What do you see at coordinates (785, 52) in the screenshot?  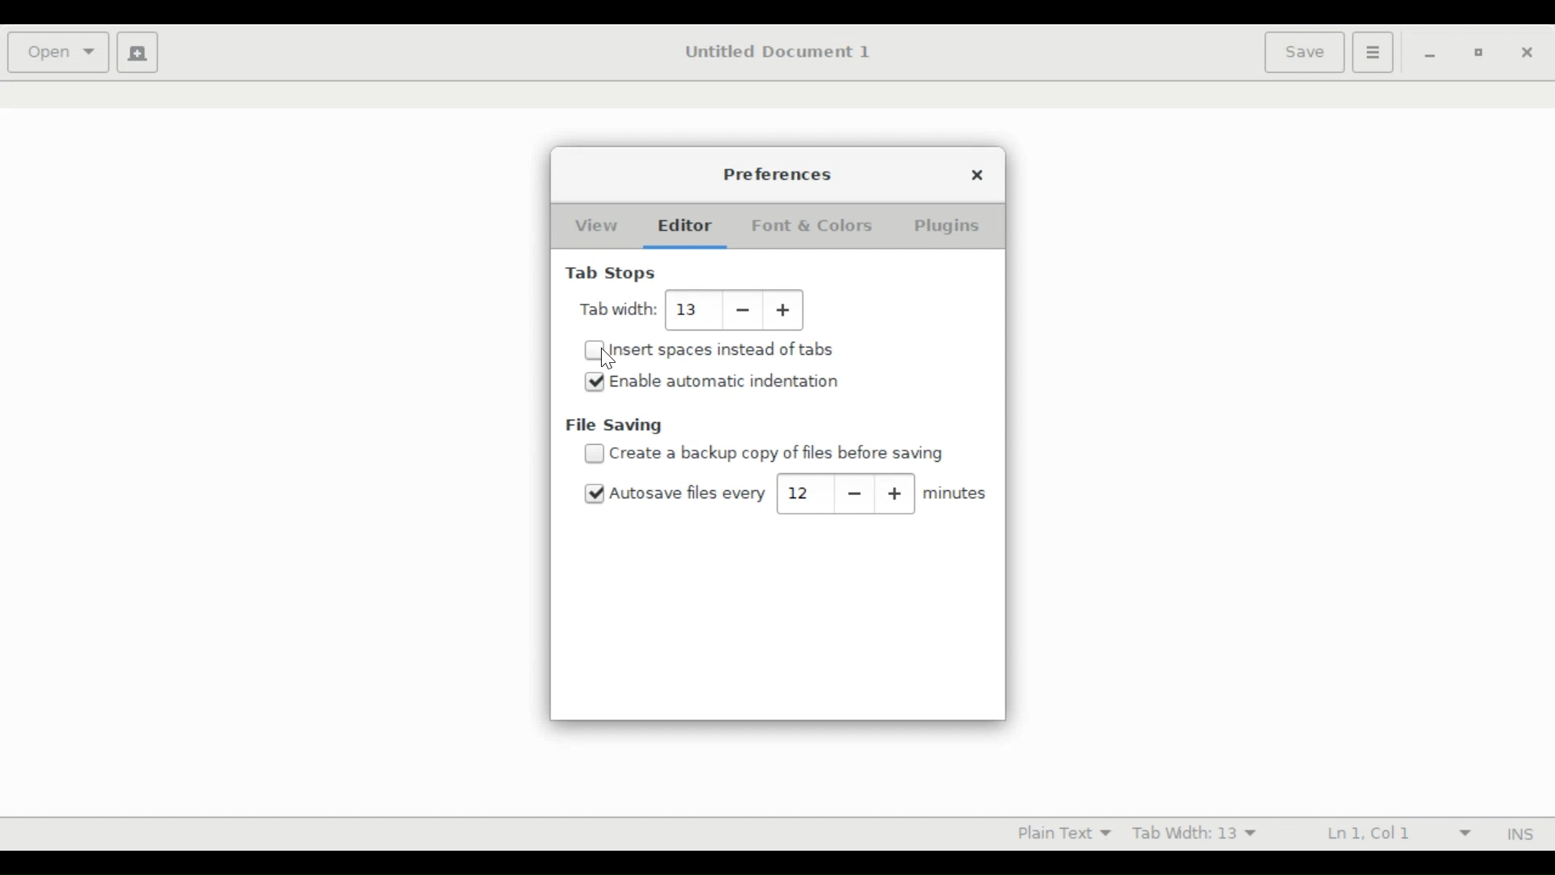 I see `Untitled Document ` at bounding box center [785, 52].